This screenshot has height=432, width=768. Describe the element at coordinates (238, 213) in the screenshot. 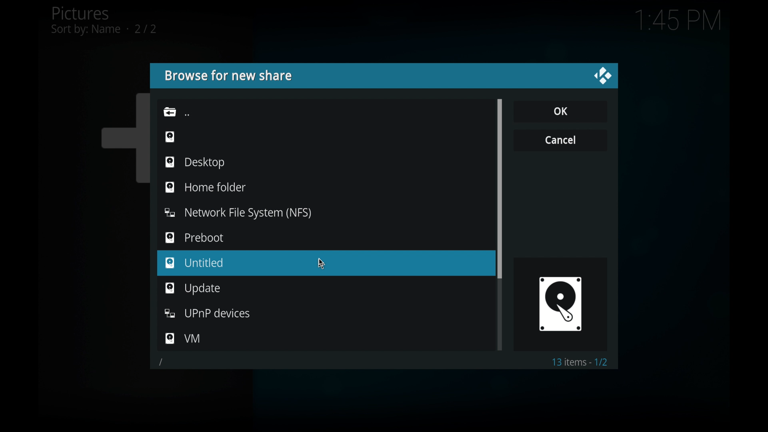

I see `folder` at that location.